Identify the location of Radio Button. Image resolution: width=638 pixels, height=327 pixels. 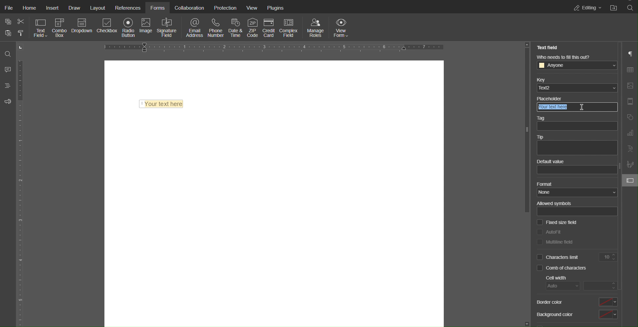
(128, 28).